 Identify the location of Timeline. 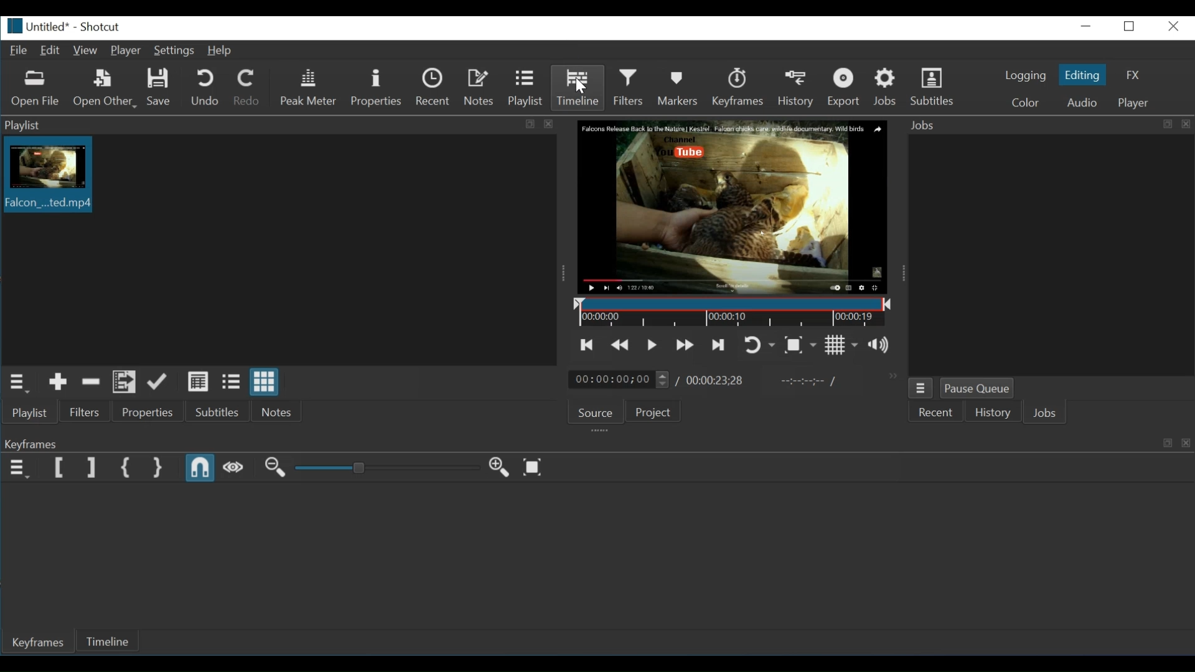
(113, 640).